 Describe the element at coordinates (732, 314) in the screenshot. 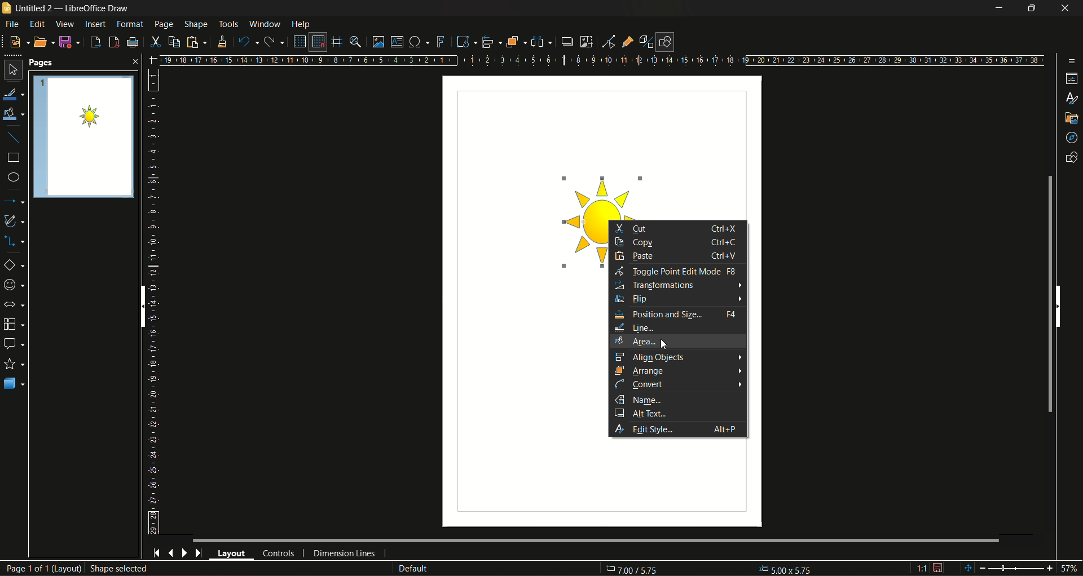

I see `F4` at that location.